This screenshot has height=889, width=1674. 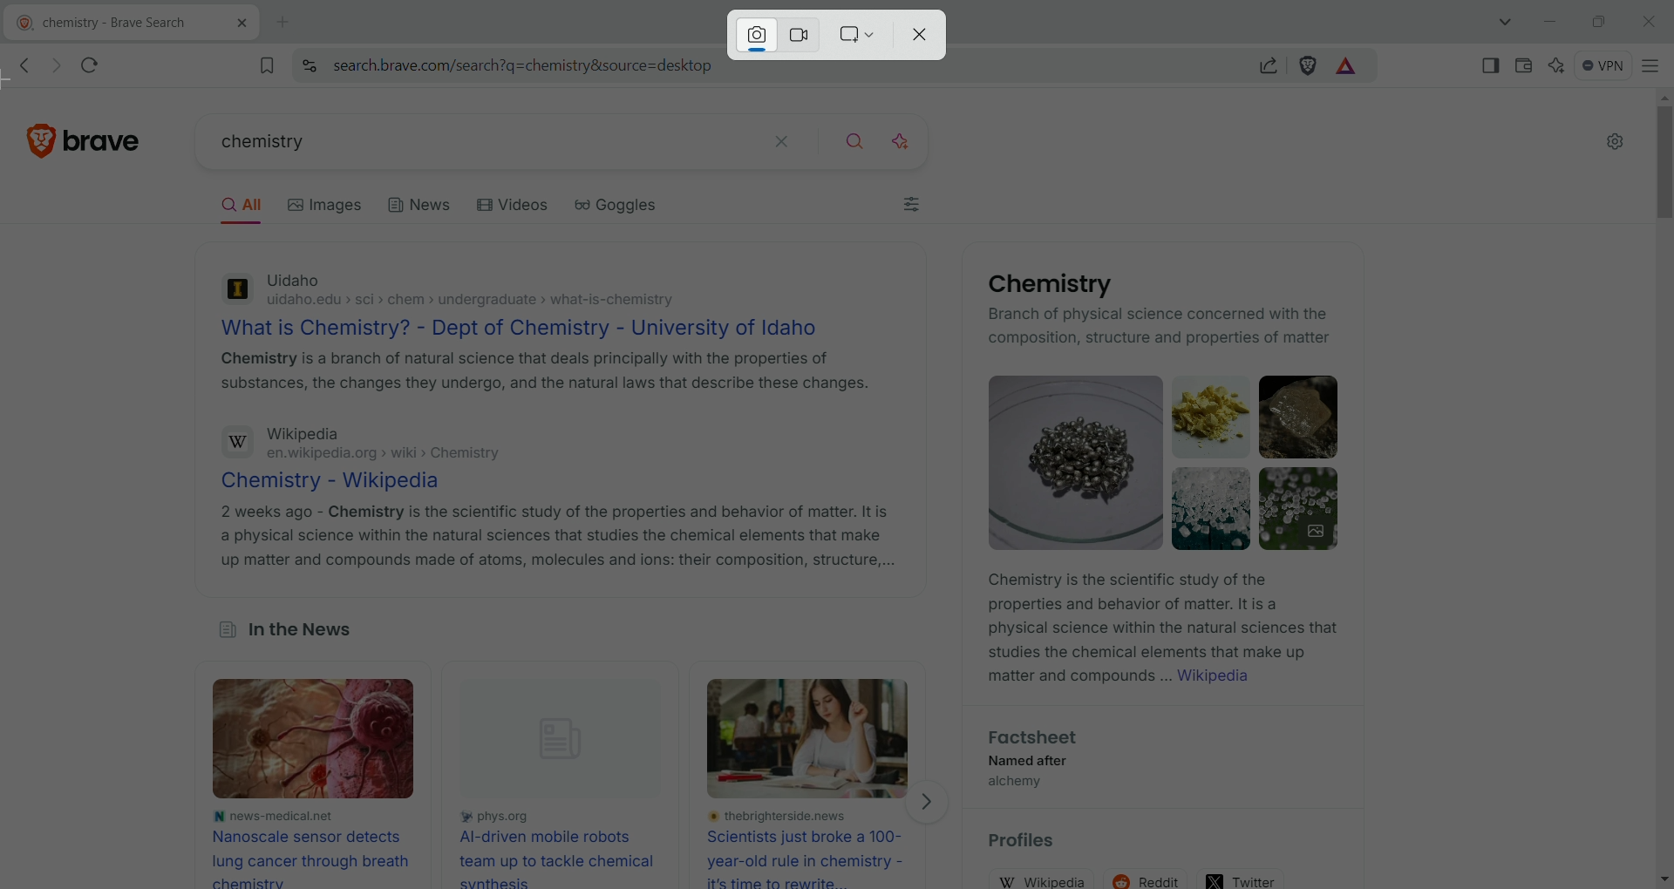 What do you see at coordinates (560, 847) in the screenshot?
I see `phys.org AI-driven mobile robots team up to tackle chemical synthesis` at bounding box center [560, 847].